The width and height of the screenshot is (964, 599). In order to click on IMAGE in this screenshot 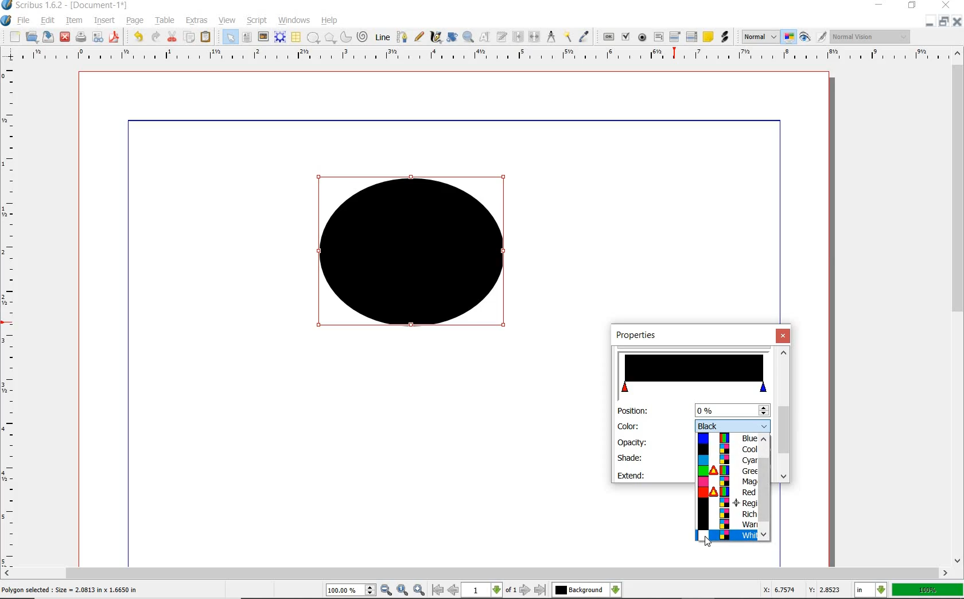, I will do `click(263, 36)`.